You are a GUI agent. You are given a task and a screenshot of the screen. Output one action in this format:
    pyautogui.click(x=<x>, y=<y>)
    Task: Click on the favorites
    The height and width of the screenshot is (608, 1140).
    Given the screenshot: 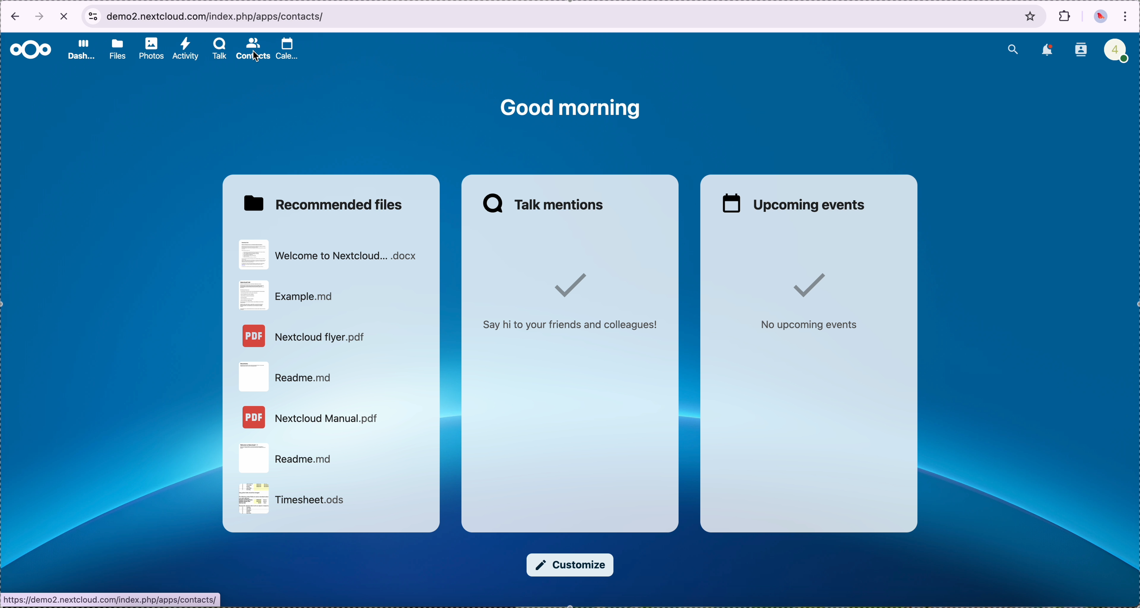 What is the action you would take?
    pyautogui.click(x=1032, y=16)
    